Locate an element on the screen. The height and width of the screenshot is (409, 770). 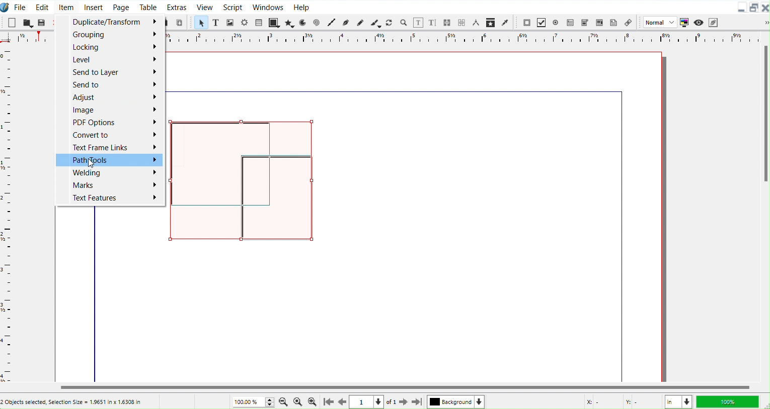
PDF Push Button is located at coordinates (526, 23).